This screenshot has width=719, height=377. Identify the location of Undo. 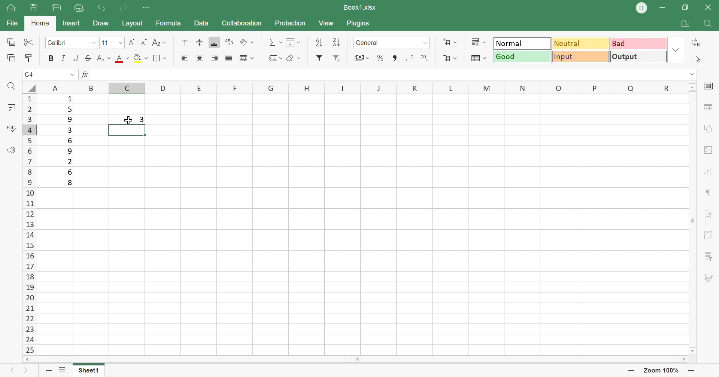
(101, 7).